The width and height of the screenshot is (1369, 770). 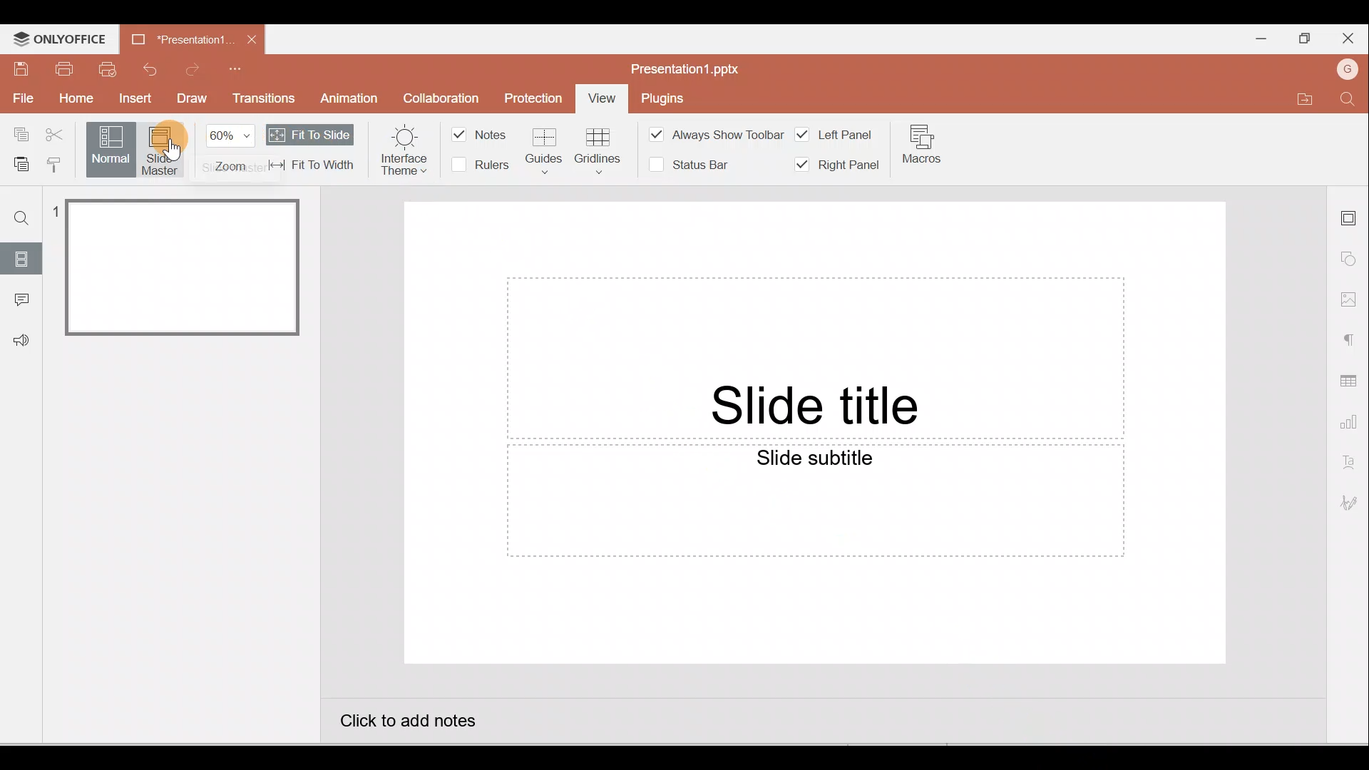 What do you see at coordinates (1351, 380) in the screenshot?
I see `Table settings` at bounding box center [1351, 380].